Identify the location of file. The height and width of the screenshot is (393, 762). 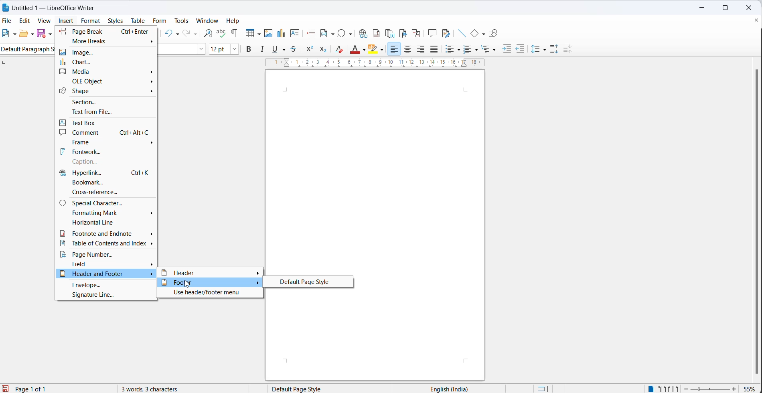
(8, 20).